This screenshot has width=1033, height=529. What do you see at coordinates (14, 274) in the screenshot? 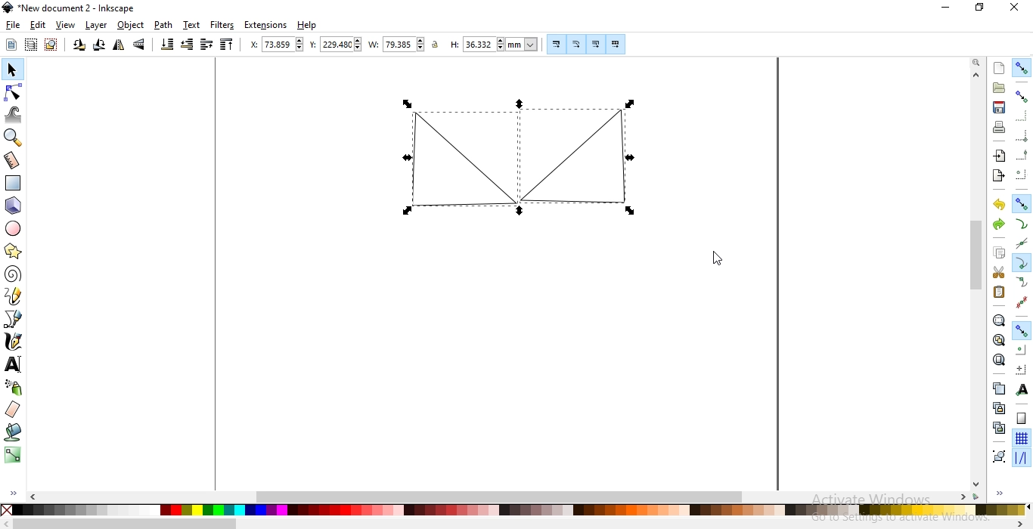
I see `create spirals` at bounding box center [14, 274].